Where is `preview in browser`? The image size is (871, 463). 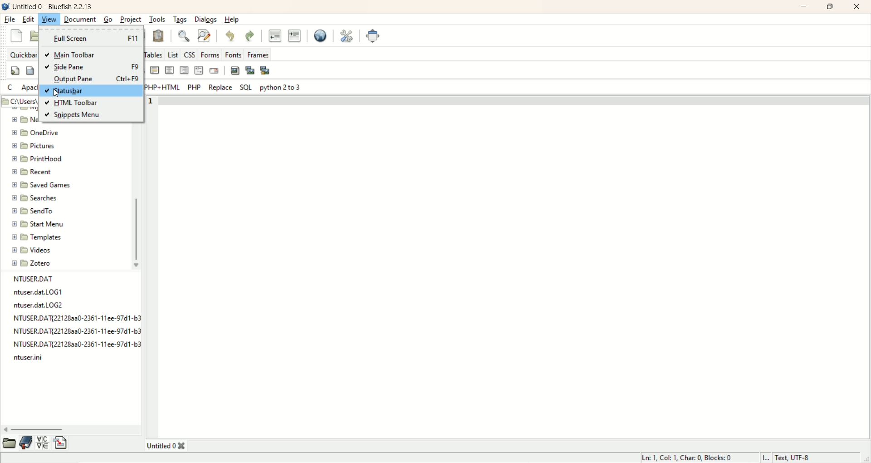
preview in browser is located at coordinates (321, 36).